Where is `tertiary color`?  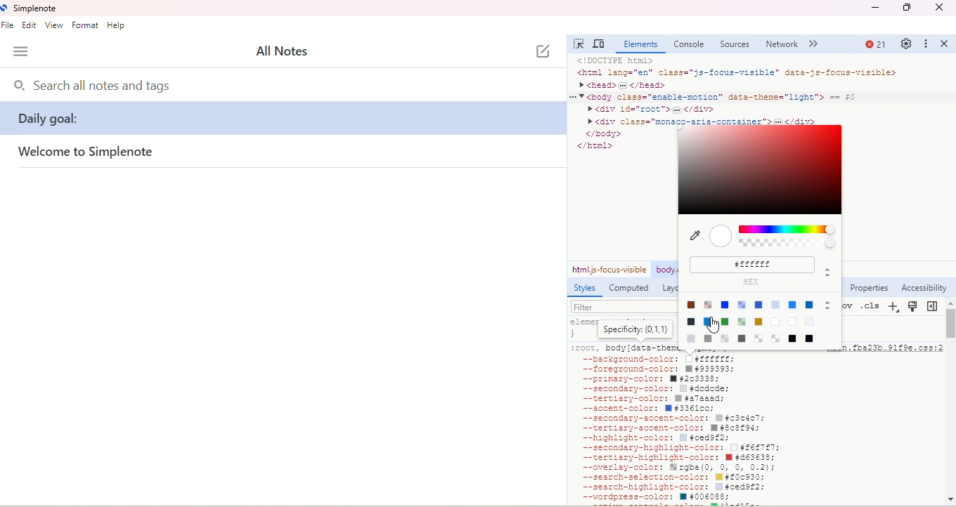
tertiary color is located at coordinates (651, 399).